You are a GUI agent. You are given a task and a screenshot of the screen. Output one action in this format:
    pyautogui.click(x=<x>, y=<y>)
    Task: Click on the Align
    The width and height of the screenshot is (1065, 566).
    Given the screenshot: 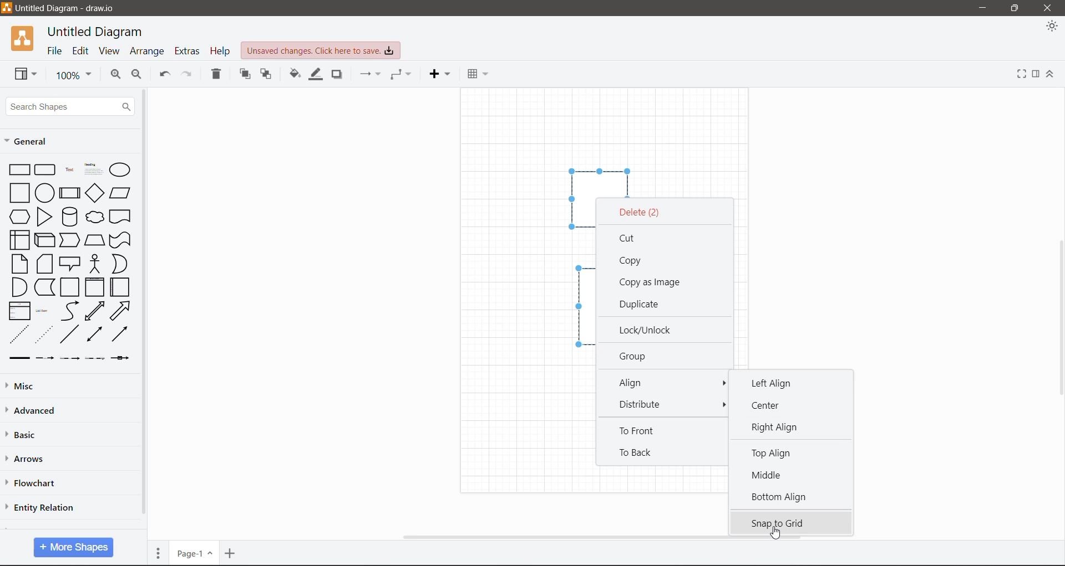 What is the action you would take?
    pyautogui.click(x=663, y=382)
    